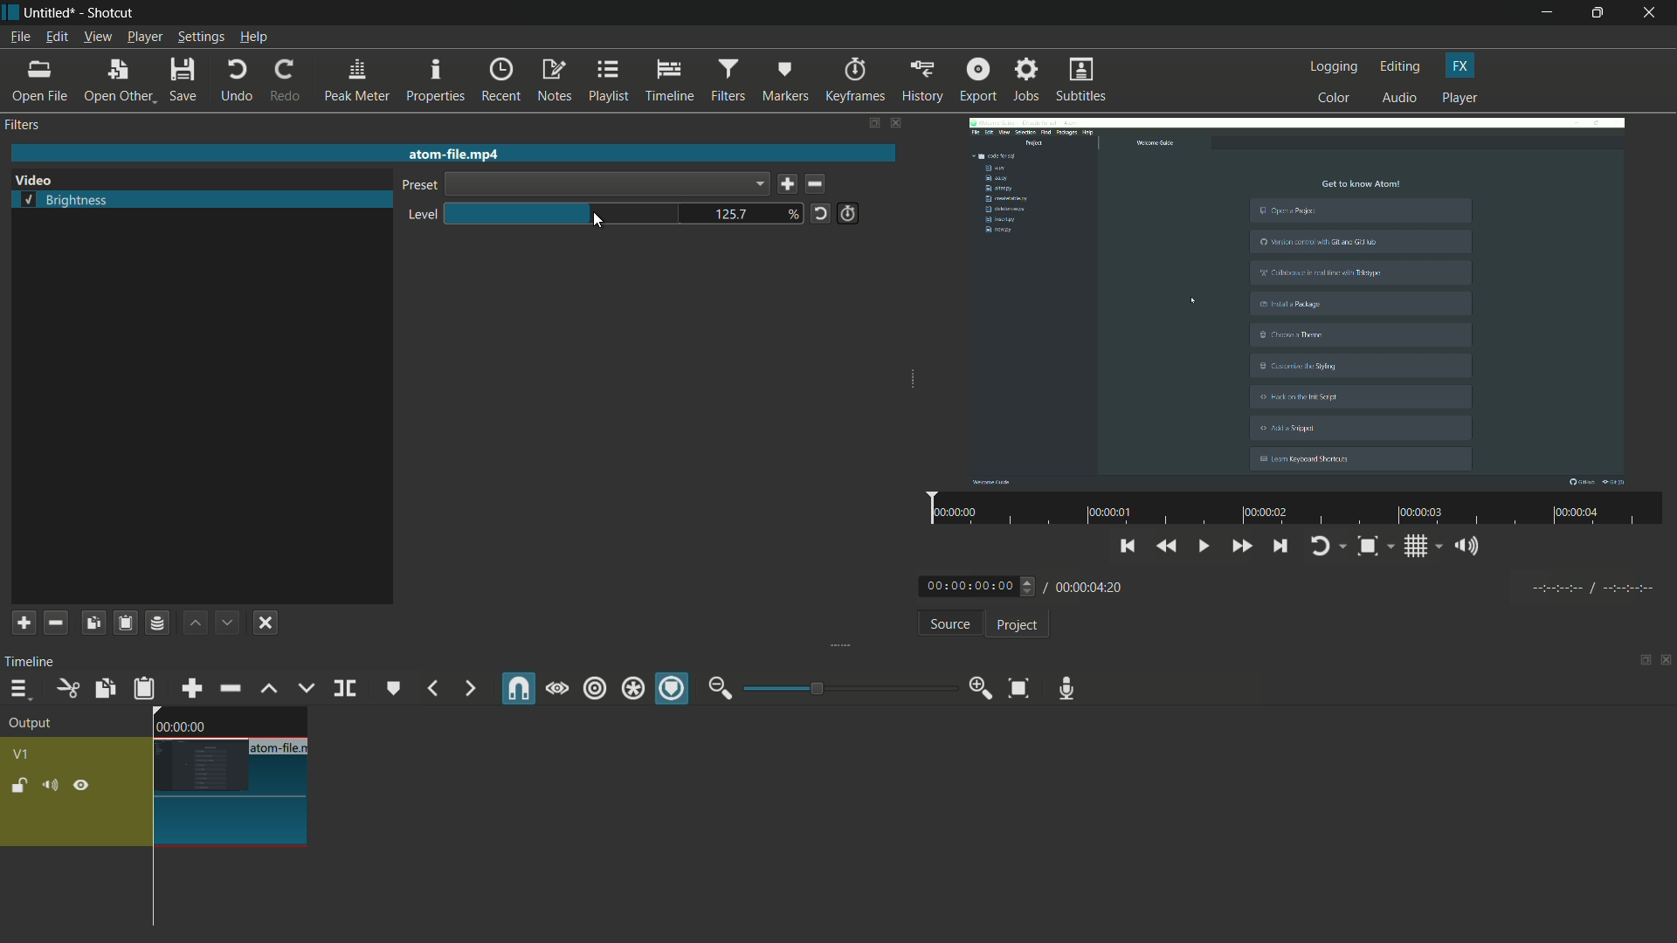 The height and width of the screenshot is (943, 1677). I want to click on remove selected filter, so click(56, 623).